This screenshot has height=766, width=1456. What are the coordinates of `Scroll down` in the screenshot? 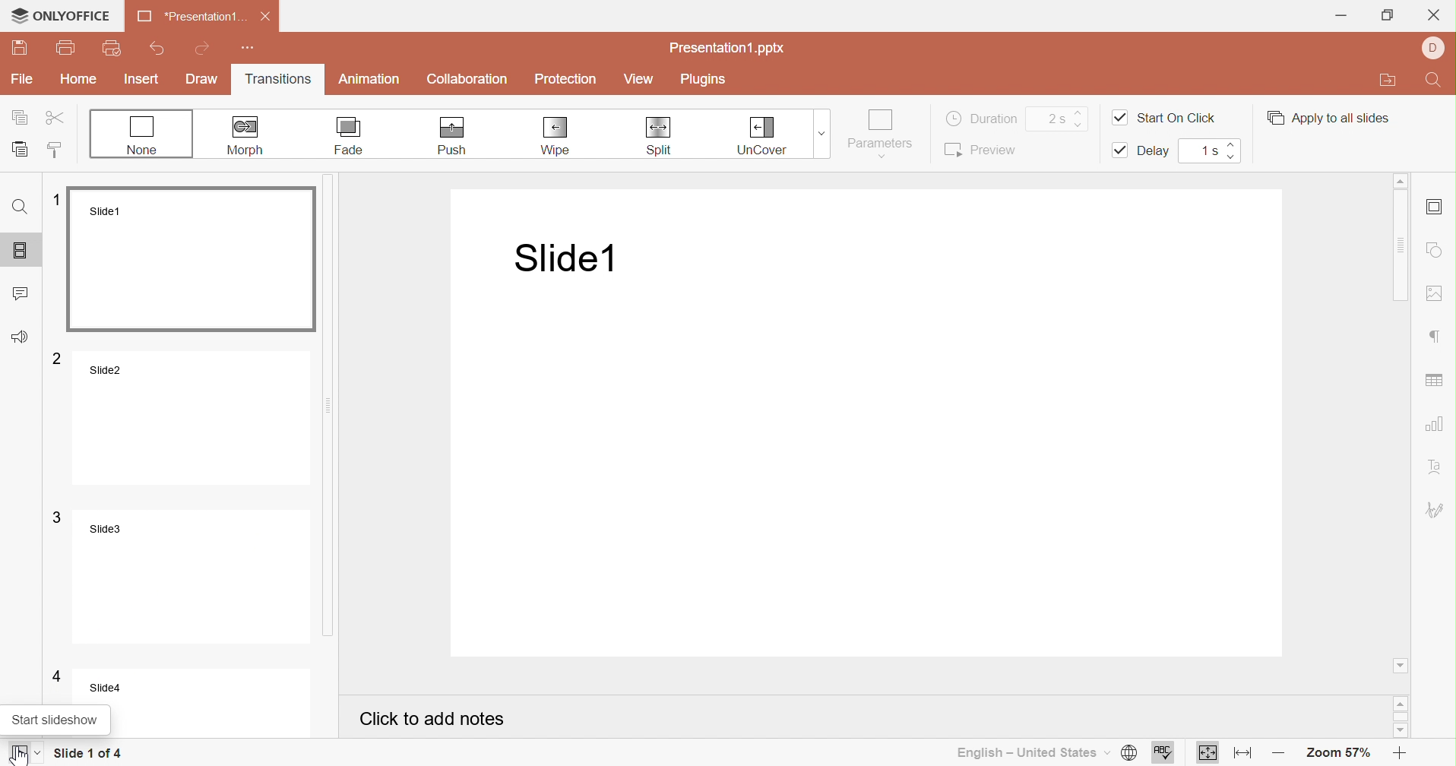 It's located at (1401, 666).